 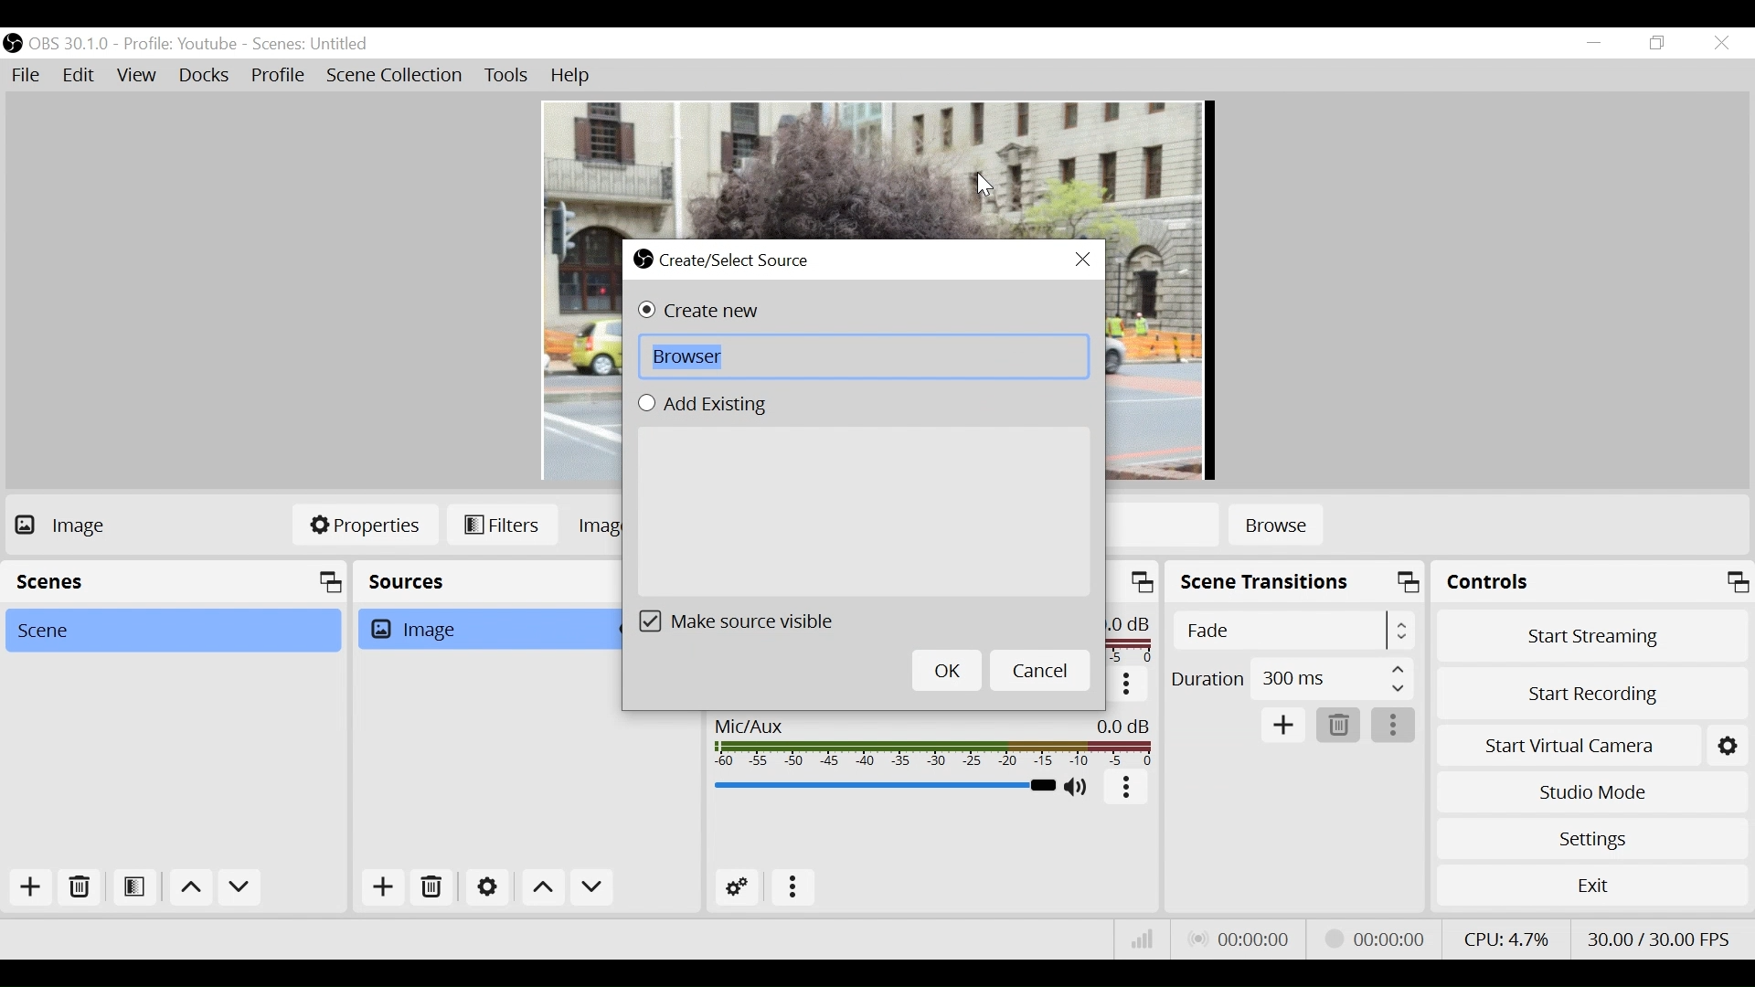 What do you see at coordinates (1084, 258) in the screenshot?
I see `Close` at bounding box center [1084, 258].